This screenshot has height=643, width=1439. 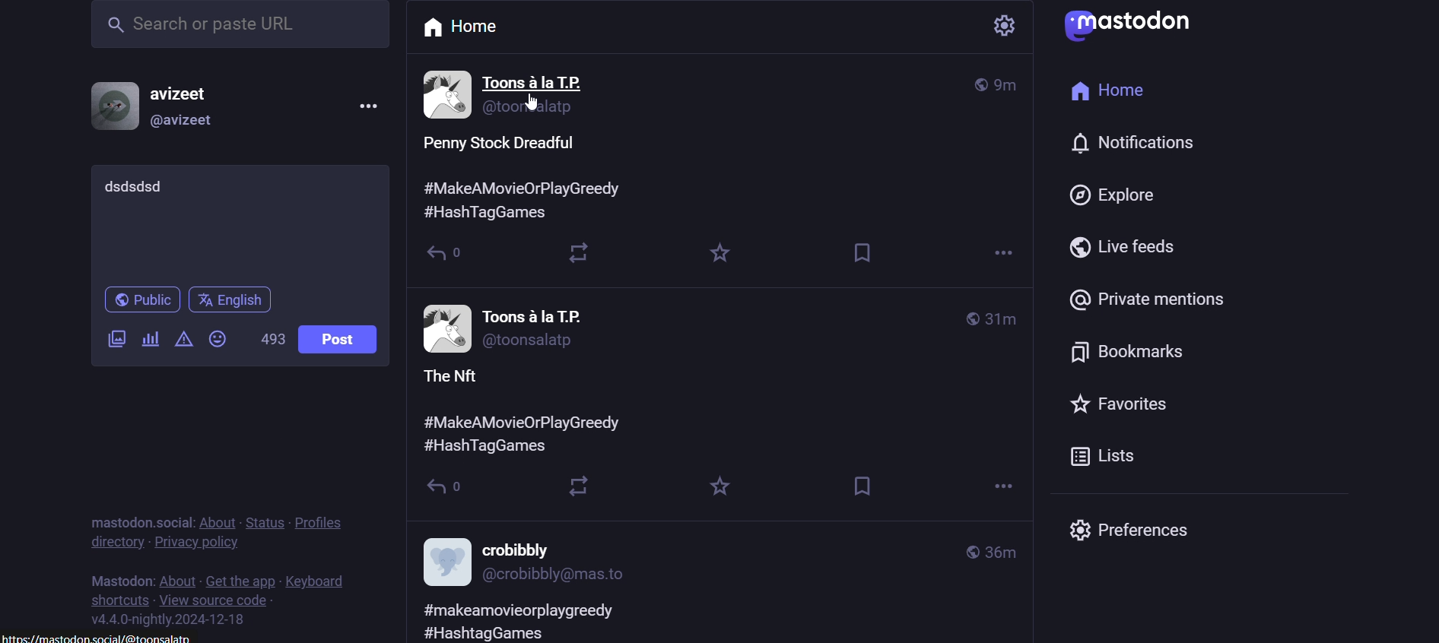 What do you see at coordinates (237, 578) in the screenshot?
I see `get the app` at bounding box center [237, 578].